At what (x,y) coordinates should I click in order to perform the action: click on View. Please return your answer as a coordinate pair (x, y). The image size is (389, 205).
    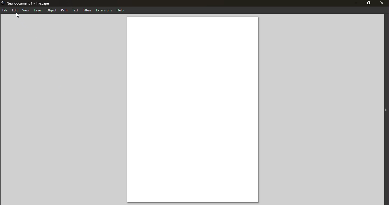
    Looking at the image, I should click on (26, 11).